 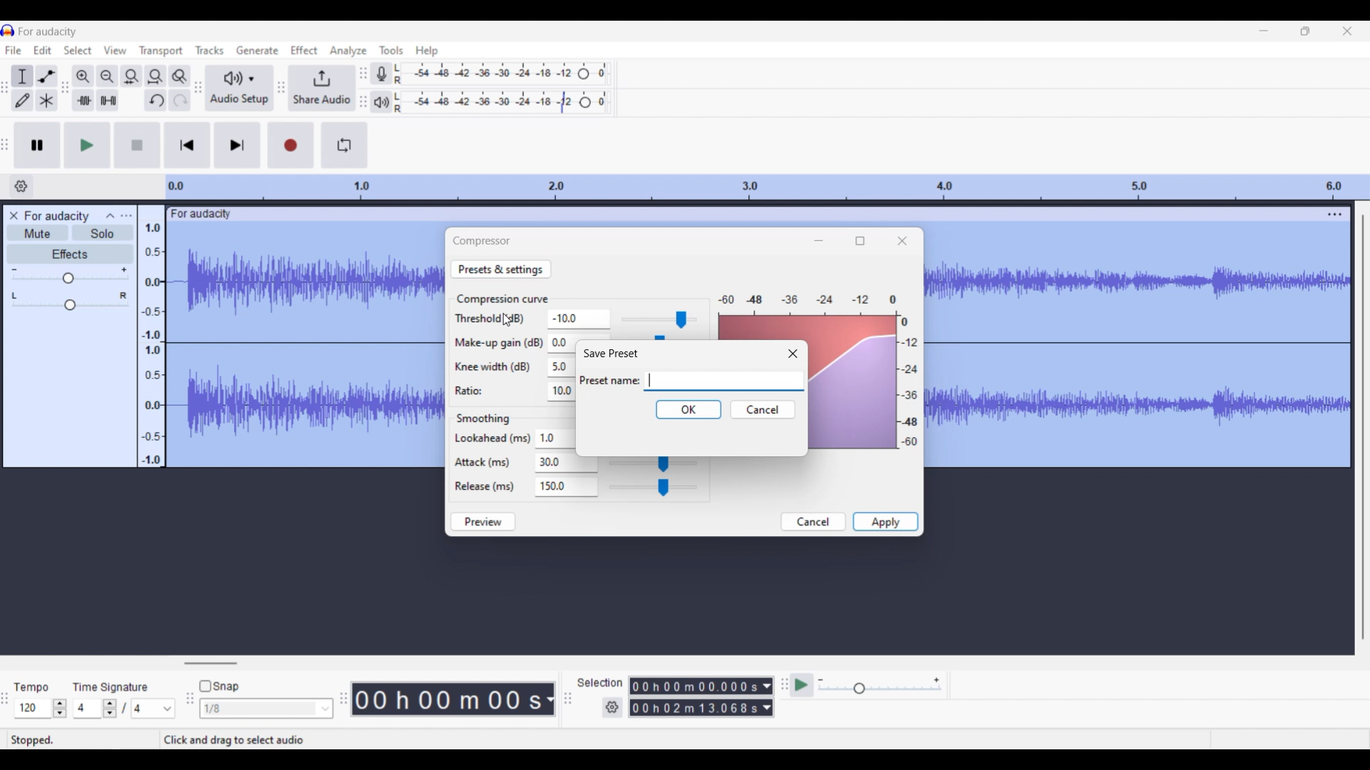 I want to click on Text box for attack, so click(x=557, y=463).